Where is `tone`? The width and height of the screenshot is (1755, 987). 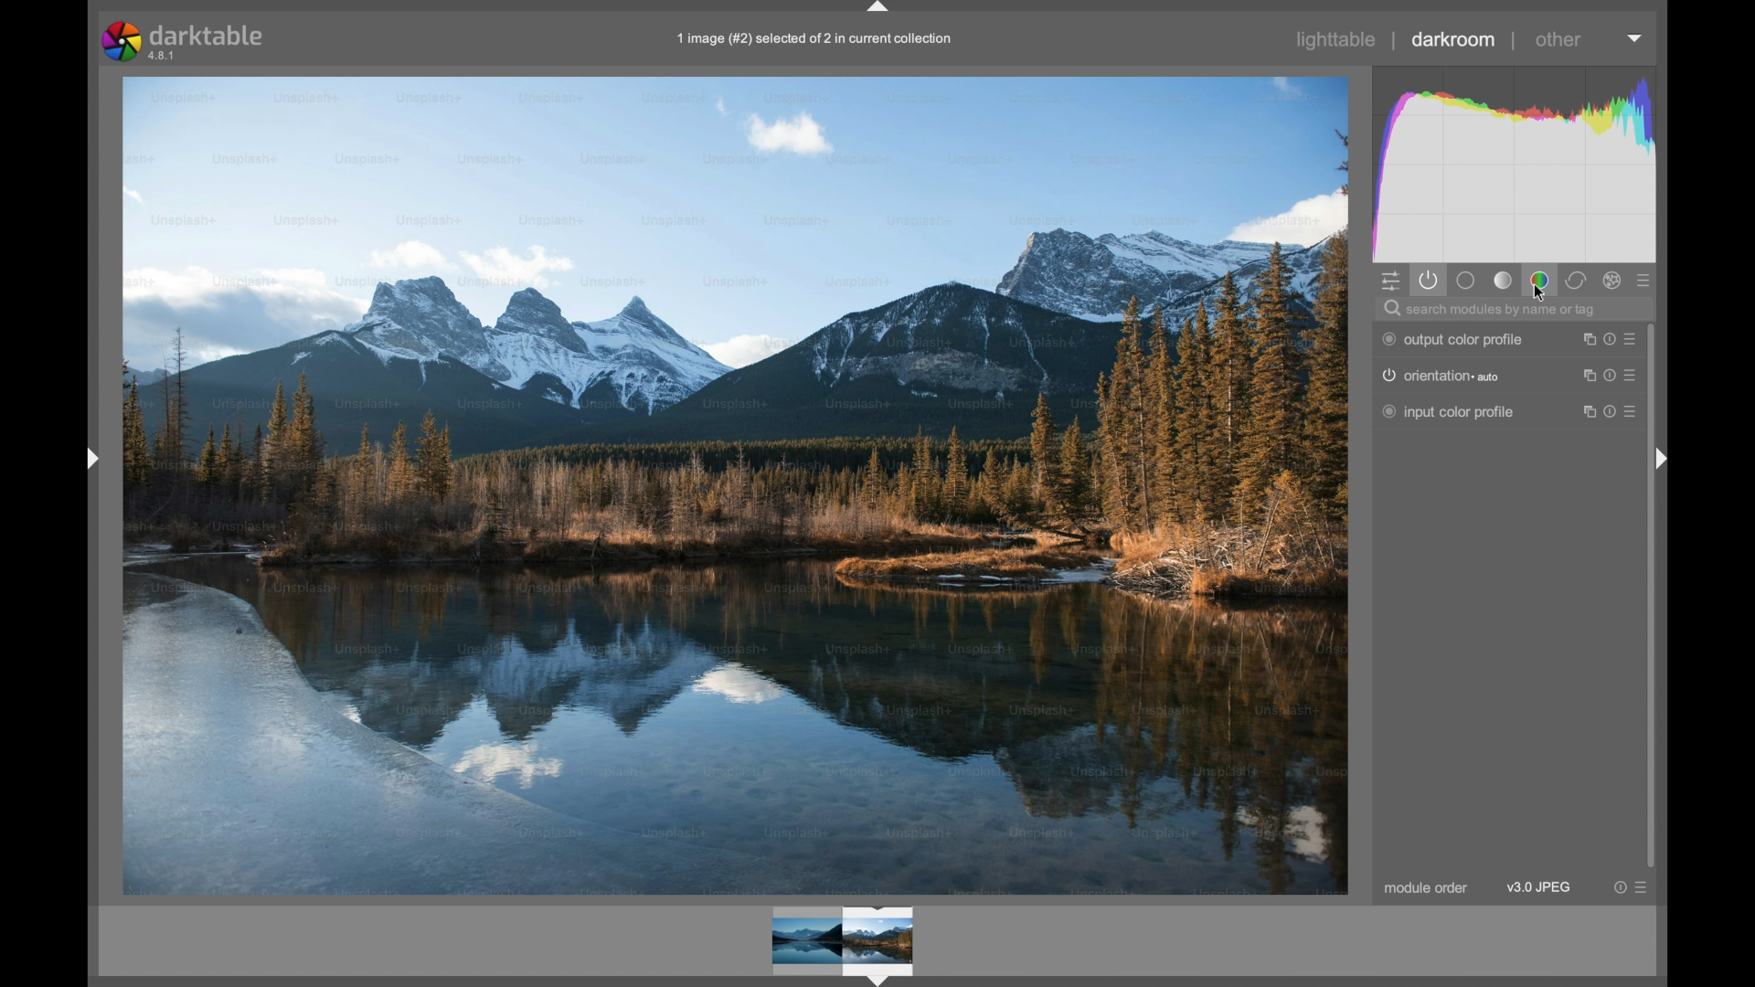 tone is located at coordinates (1503, 280).